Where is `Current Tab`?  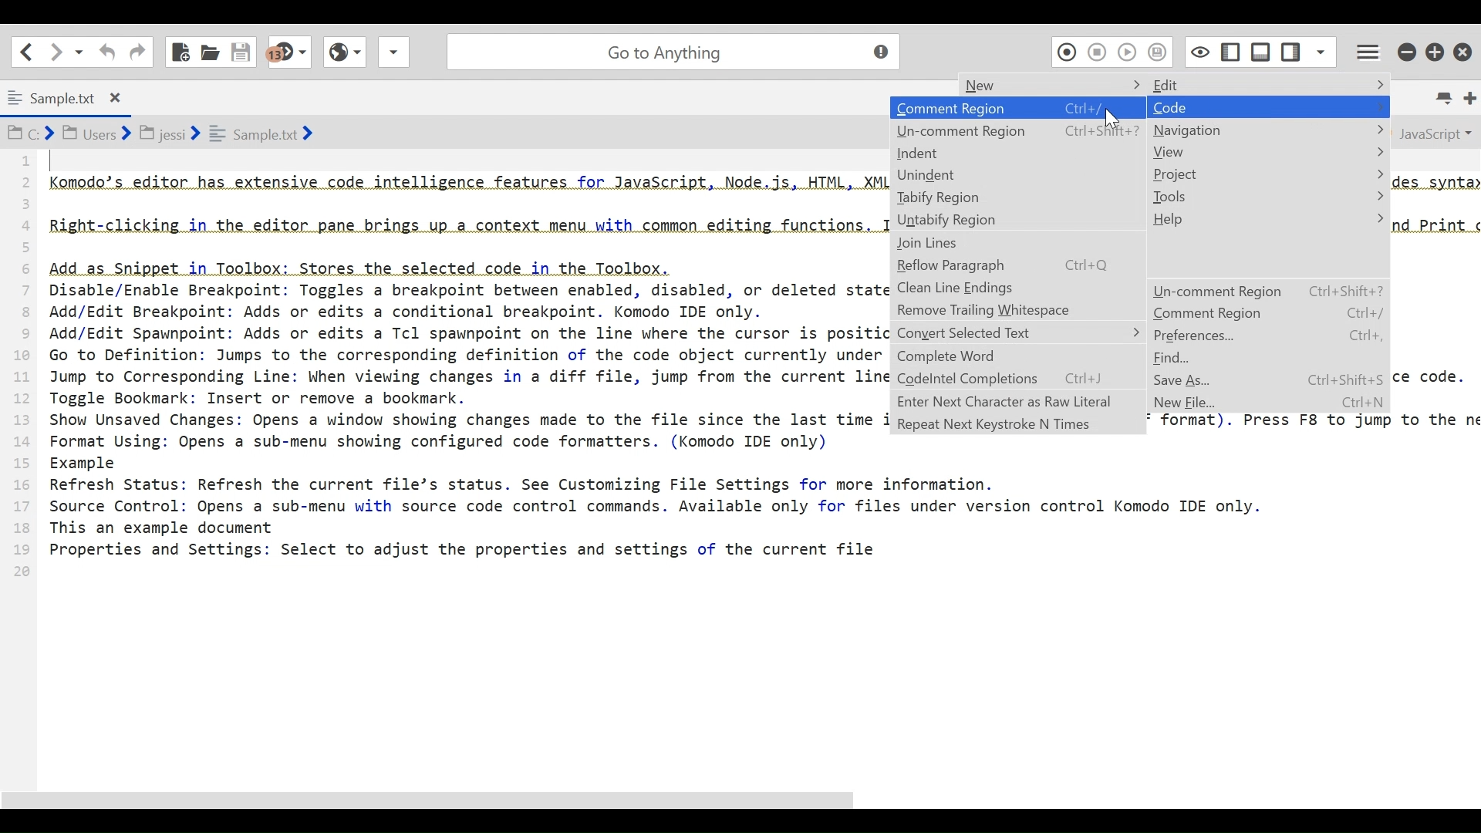
Current Tab is located at coordinates (69, 96).